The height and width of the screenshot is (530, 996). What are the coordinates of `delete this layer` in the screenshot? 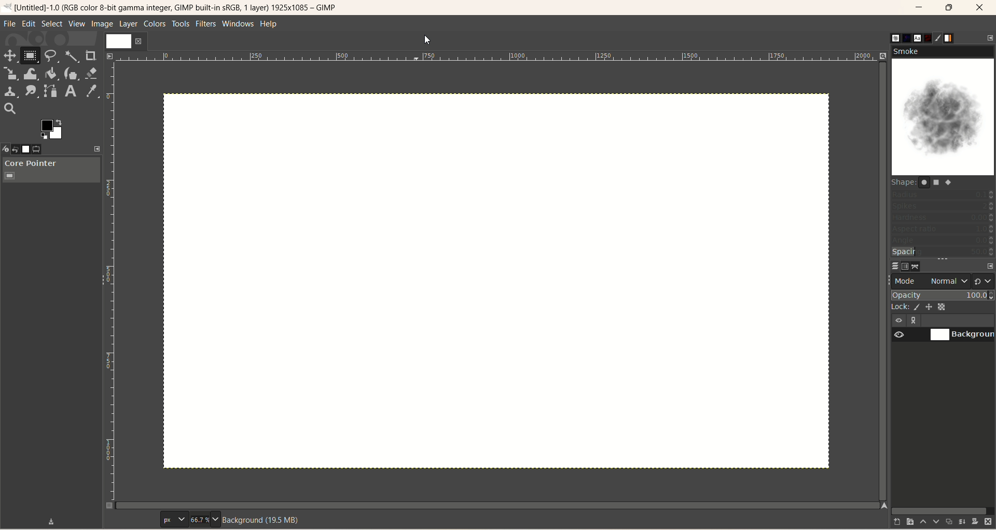 It's located at (989, 522).